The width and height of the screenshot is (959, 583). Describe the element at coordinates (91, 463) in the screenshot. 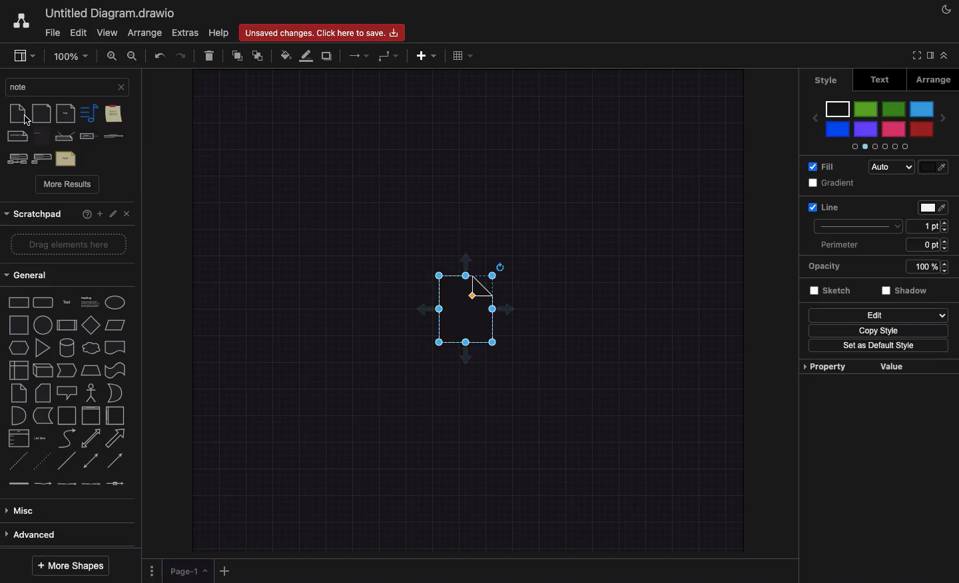

I see `bidirectional connector` at that location.